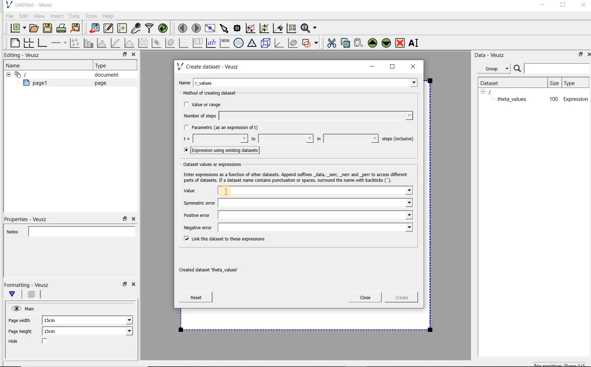 Image resolution: width=591 pixels, height=367 pixels. Describe the element at coordinates (360, 43) in the screenshot. I see `Paste widget from the clipboard` at that location.